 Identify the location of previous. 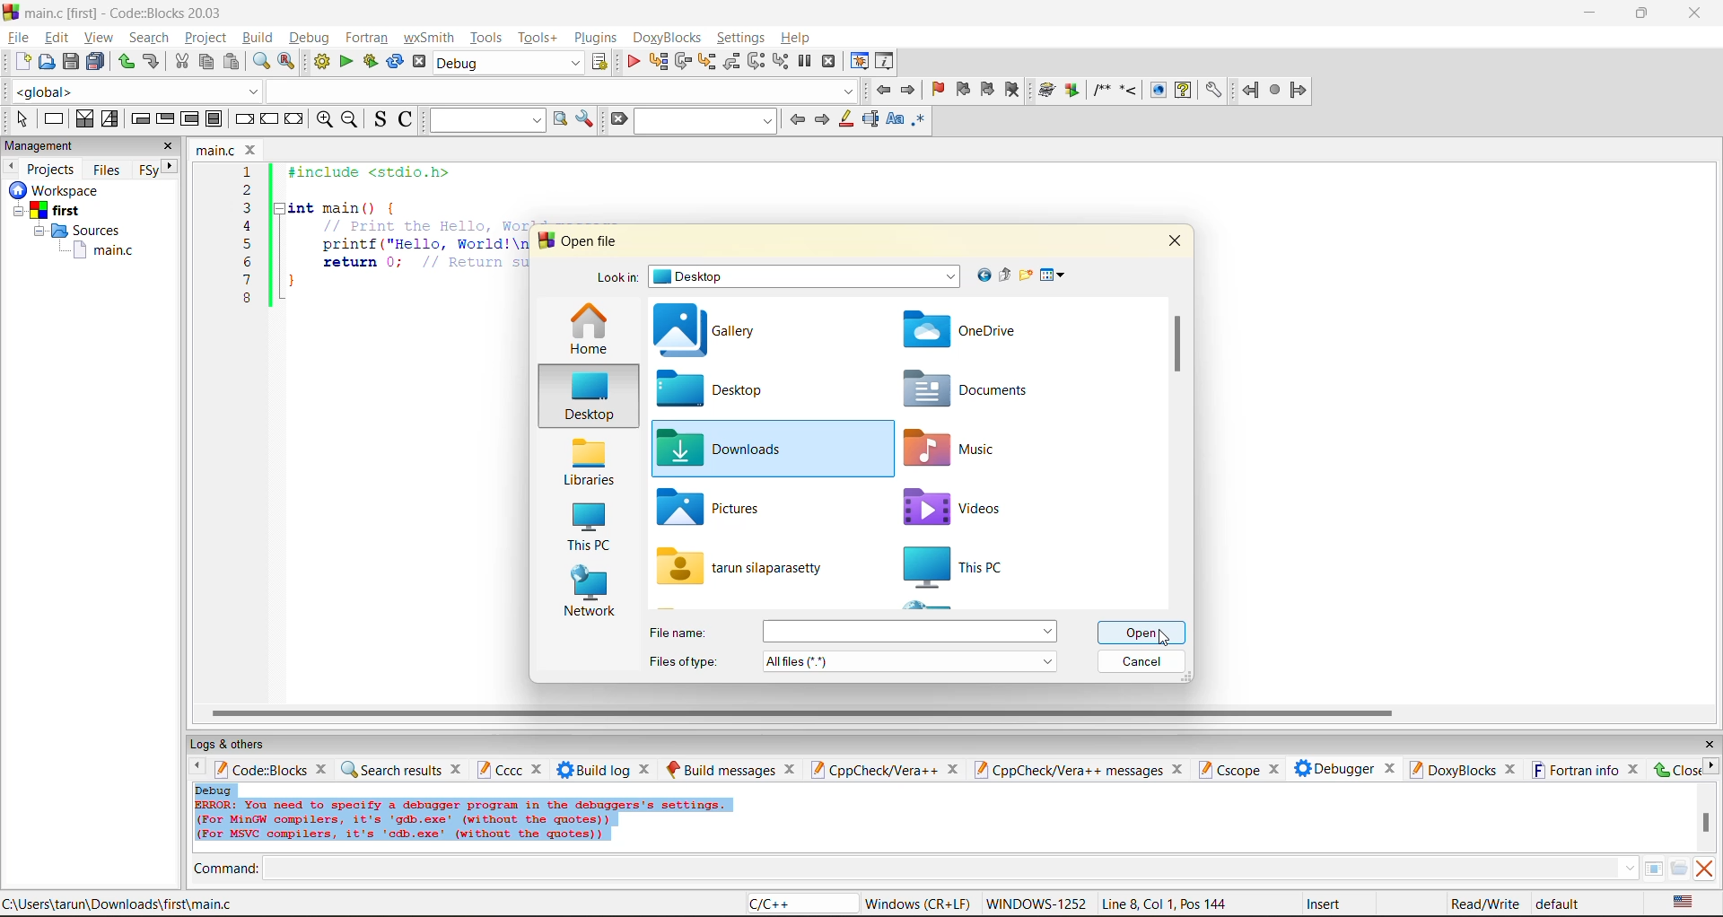
(193, 768).